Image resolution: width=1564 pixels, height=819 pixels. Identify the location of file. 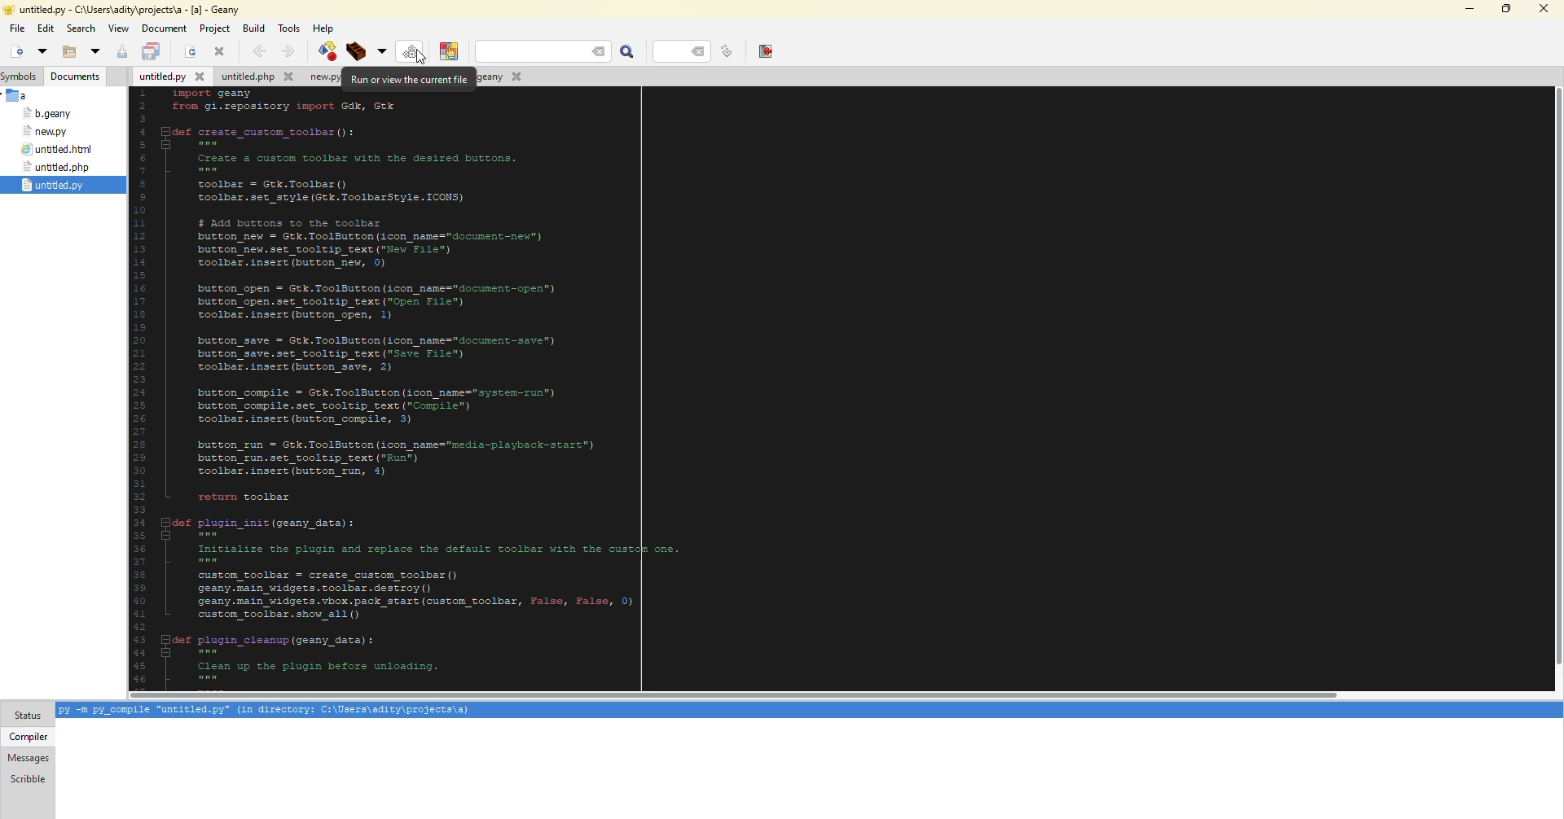
(48, 113).